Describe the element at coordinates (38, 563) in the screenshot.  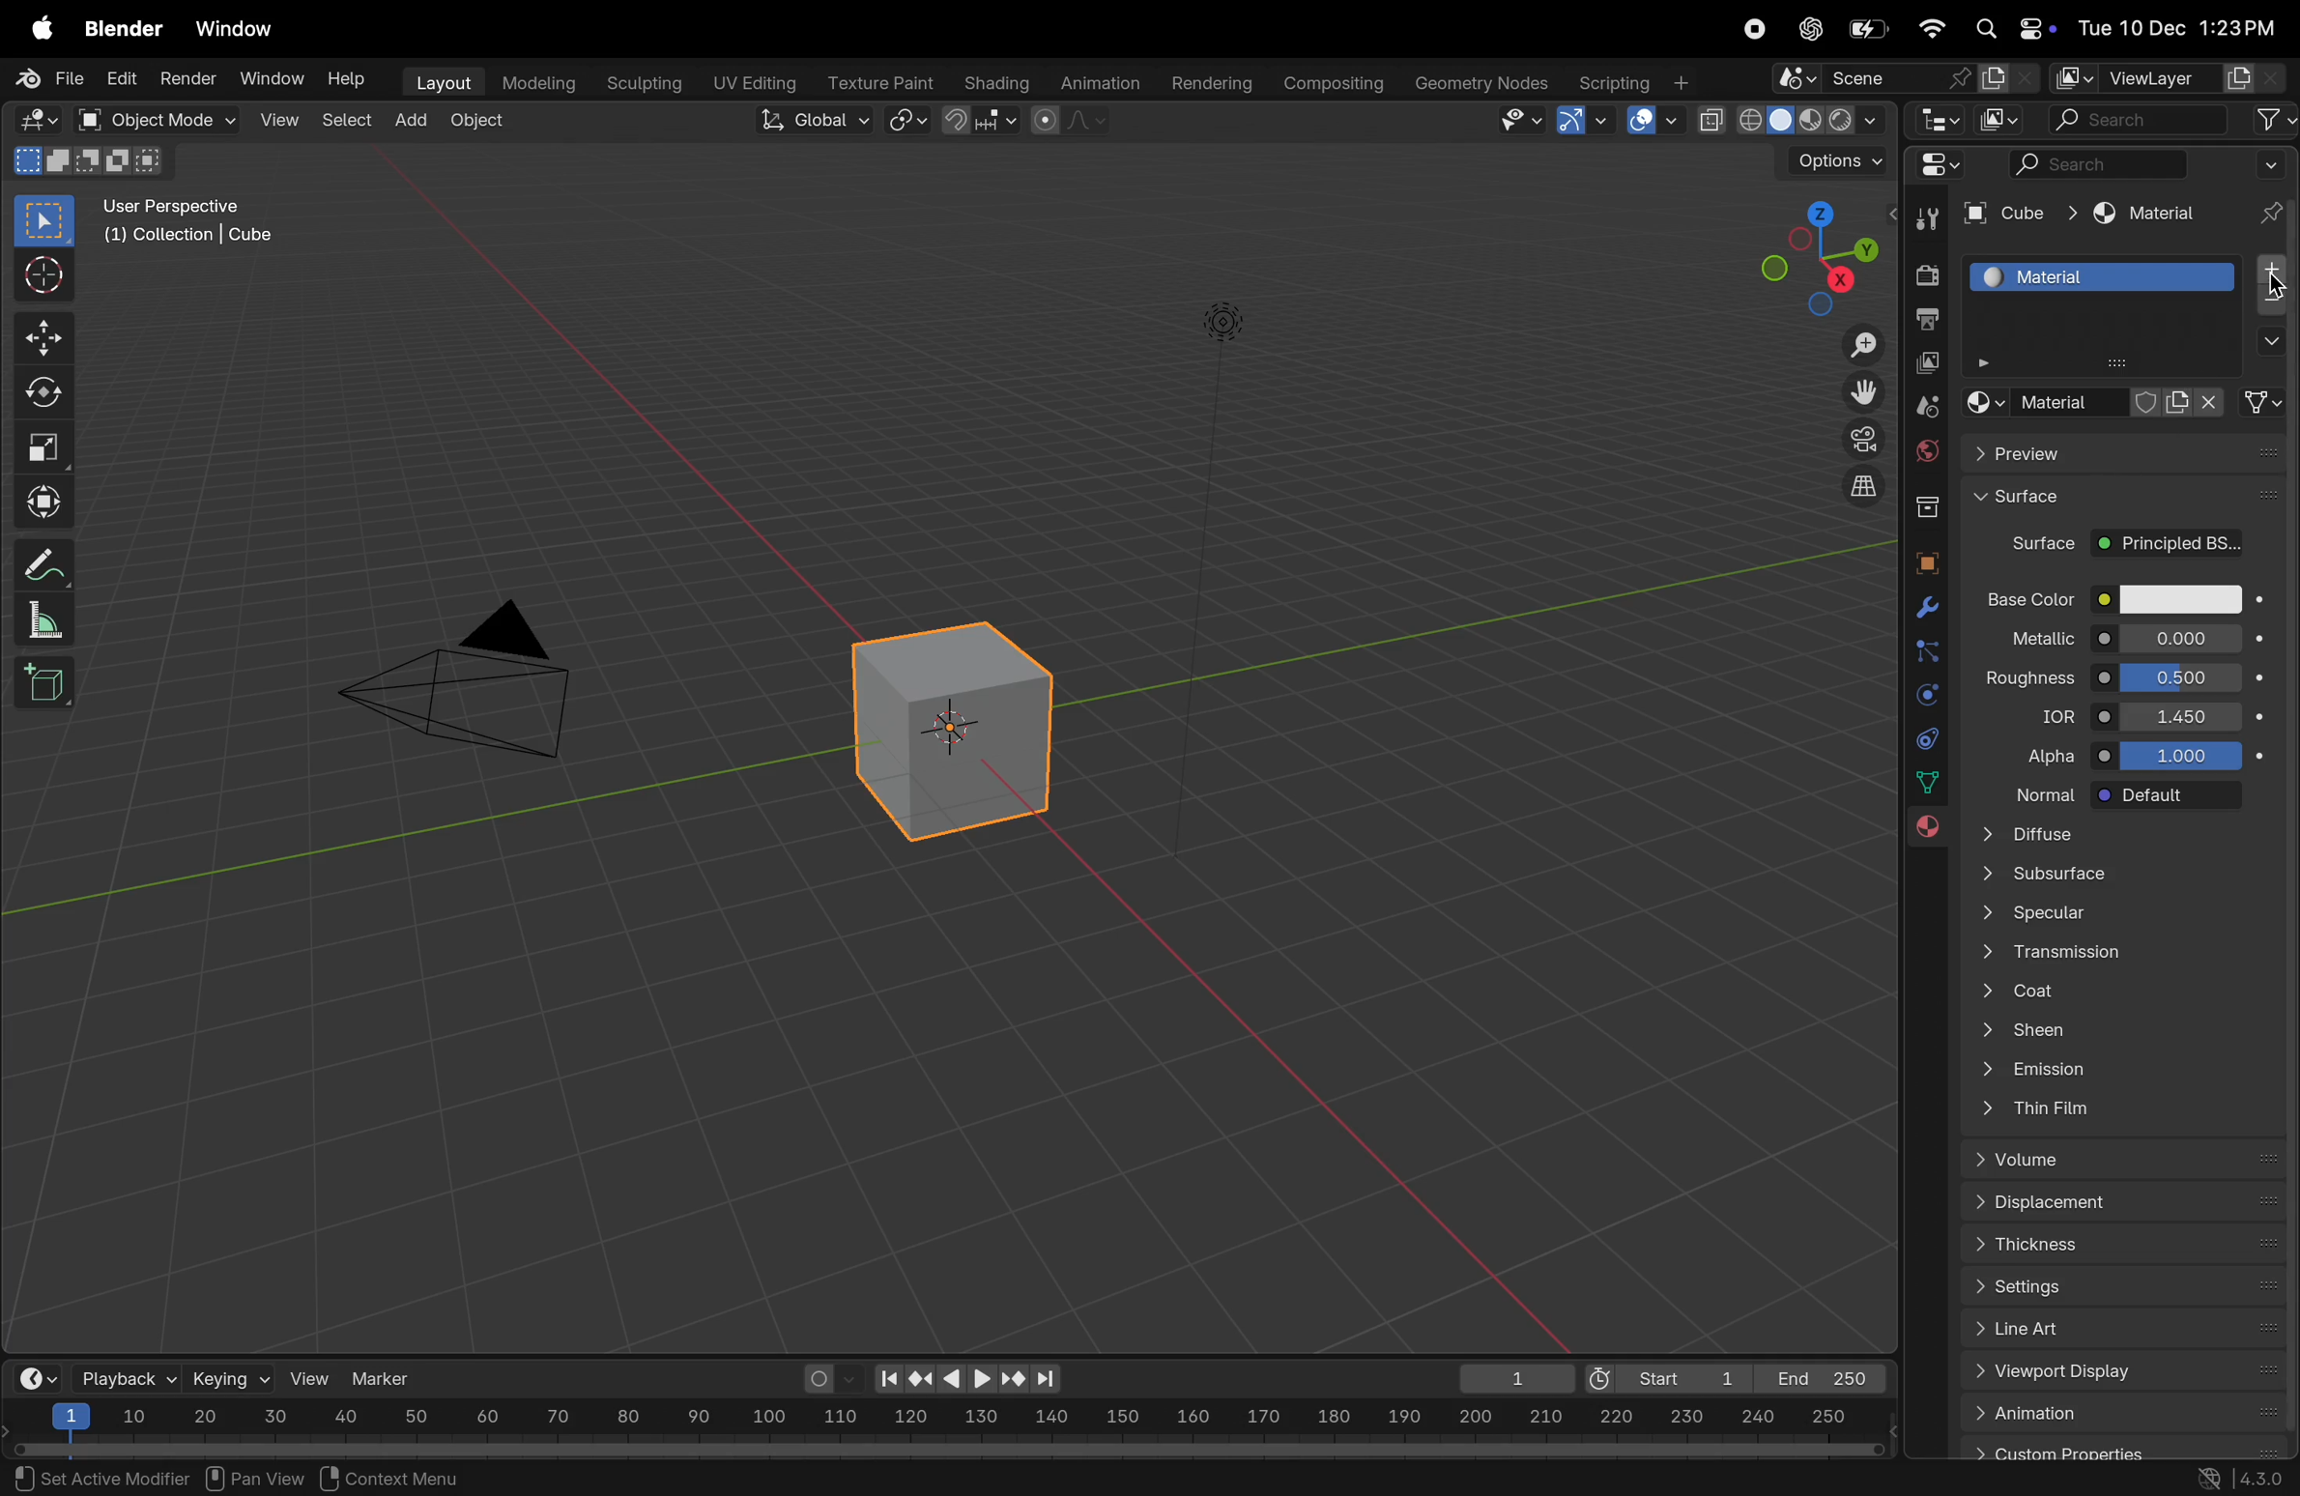
I see `annotate` at that location.